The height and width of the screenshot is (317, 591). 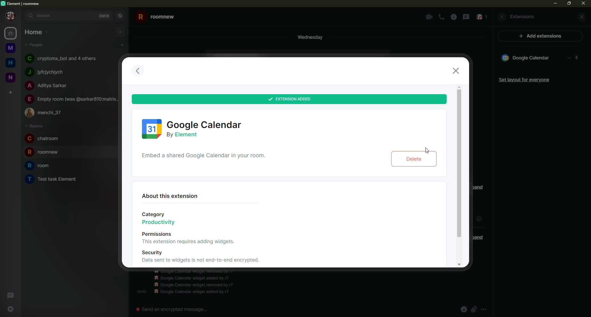 What do you see at coordinates (459, 164) in the screenshot?
I see `scroll` at bounding box center [459, 164].